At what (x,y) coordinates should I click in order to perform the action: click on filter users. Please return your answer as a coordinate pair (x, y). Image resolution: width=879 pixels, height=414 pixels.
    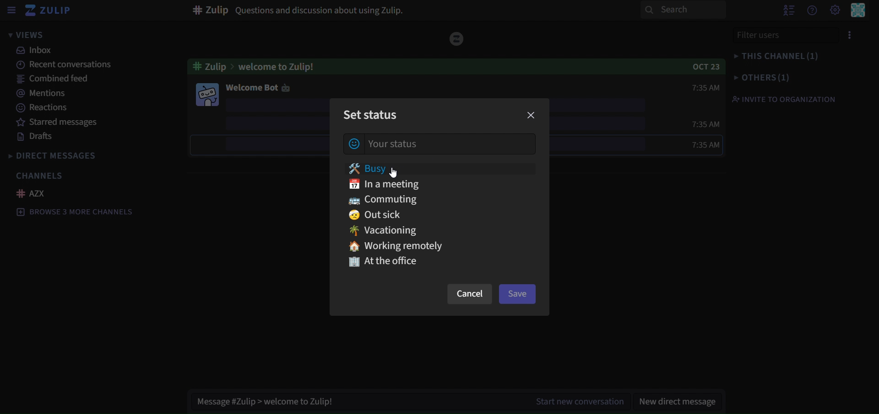
    Looking at the image, I should click on (782, 35).